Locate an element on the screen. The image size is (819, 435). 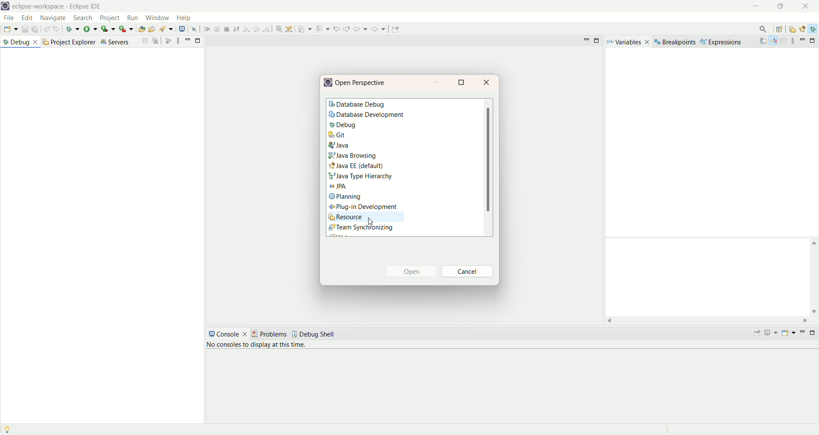
view options is located at coordinates (179, 41).